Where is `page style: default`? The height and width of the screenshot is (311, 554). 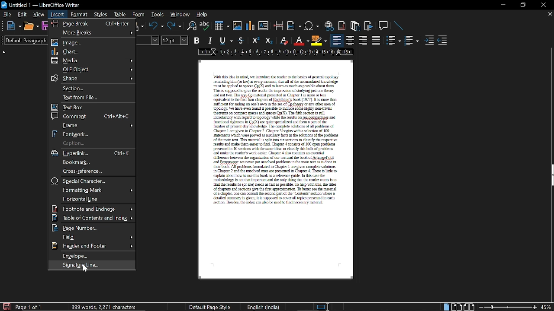 page style: default is located at coordinates (211, 308).